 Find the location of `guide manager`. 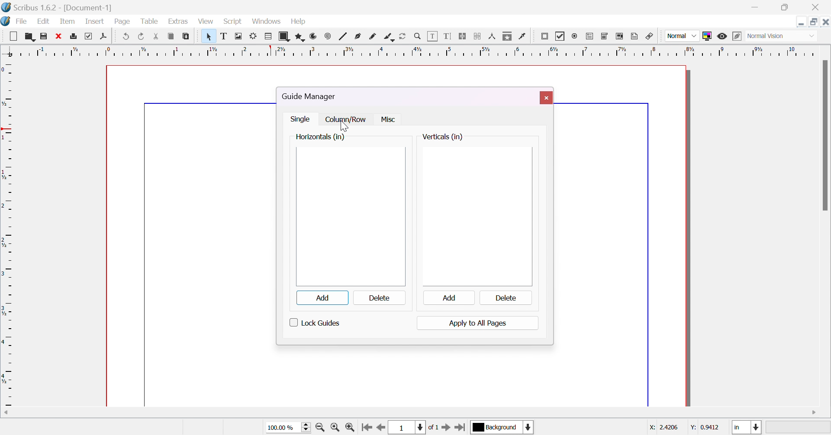

guide manager is located at coordinates (312, 96).